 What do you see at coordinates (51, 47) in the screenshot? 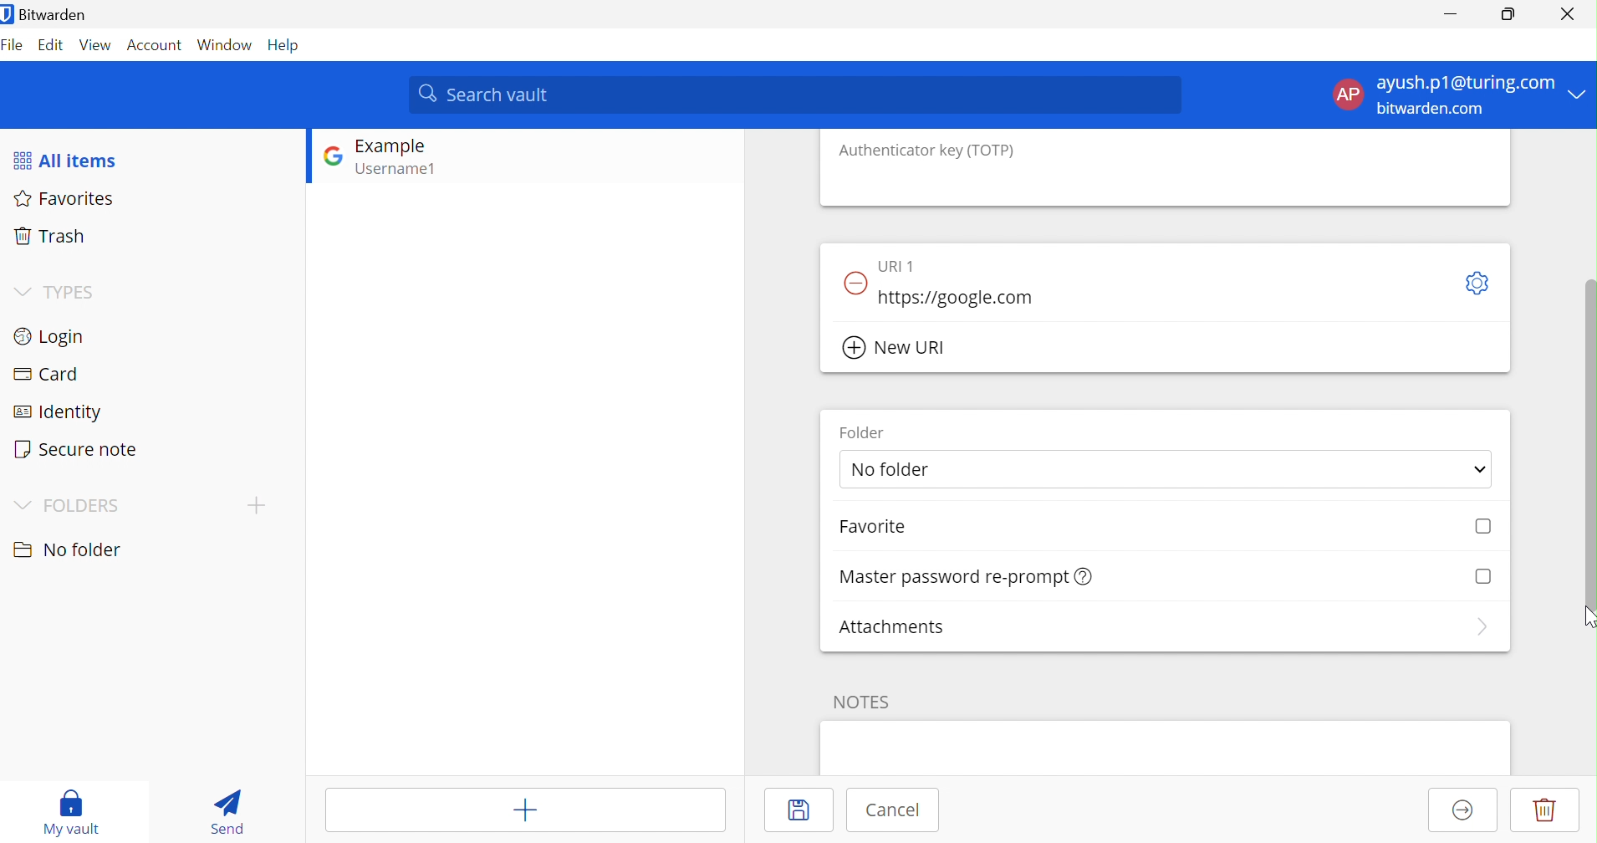
I see `Edit` at bounding box center [51, 47].